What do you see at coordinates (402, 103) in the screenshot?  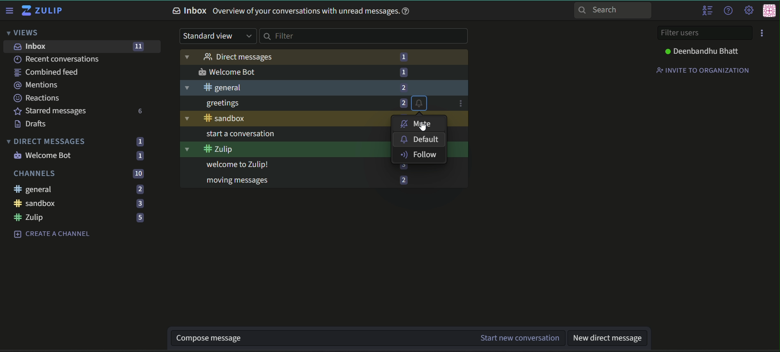 I see `number` at bounding box center [402, 103].